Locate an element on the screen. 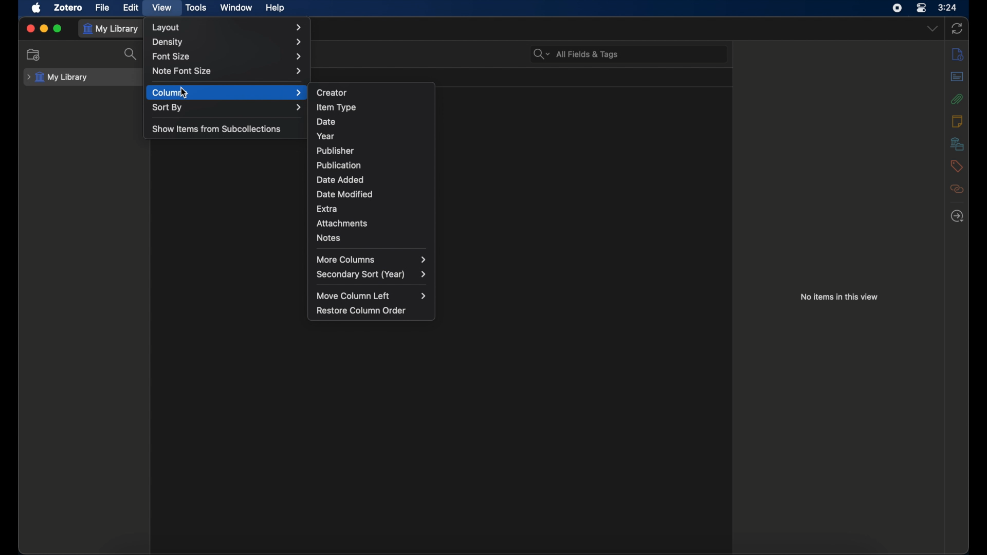 This screenshot has height=555, width=987. related is located at coordinates (957, 189).